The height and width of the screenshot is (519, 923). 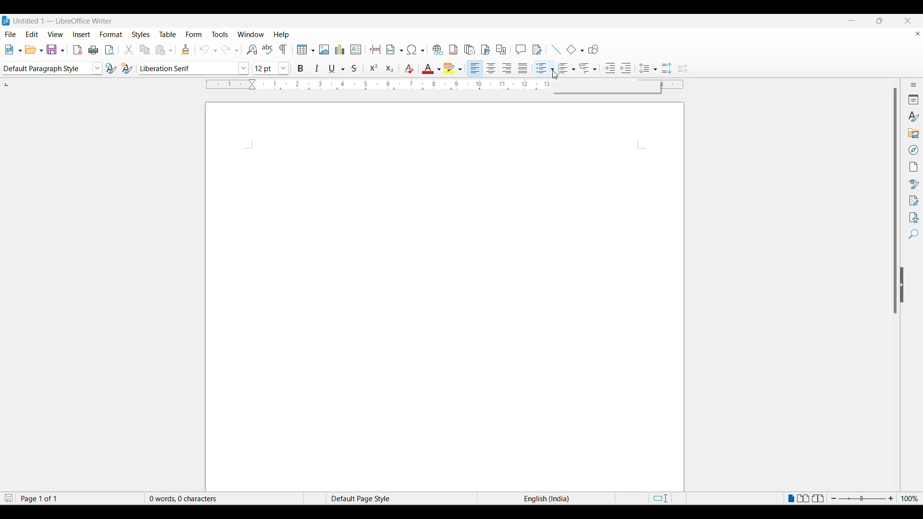 What do you see at coordinates (338, 67) in the screenshot?
I see `underline` at bounding box center [338, 67].